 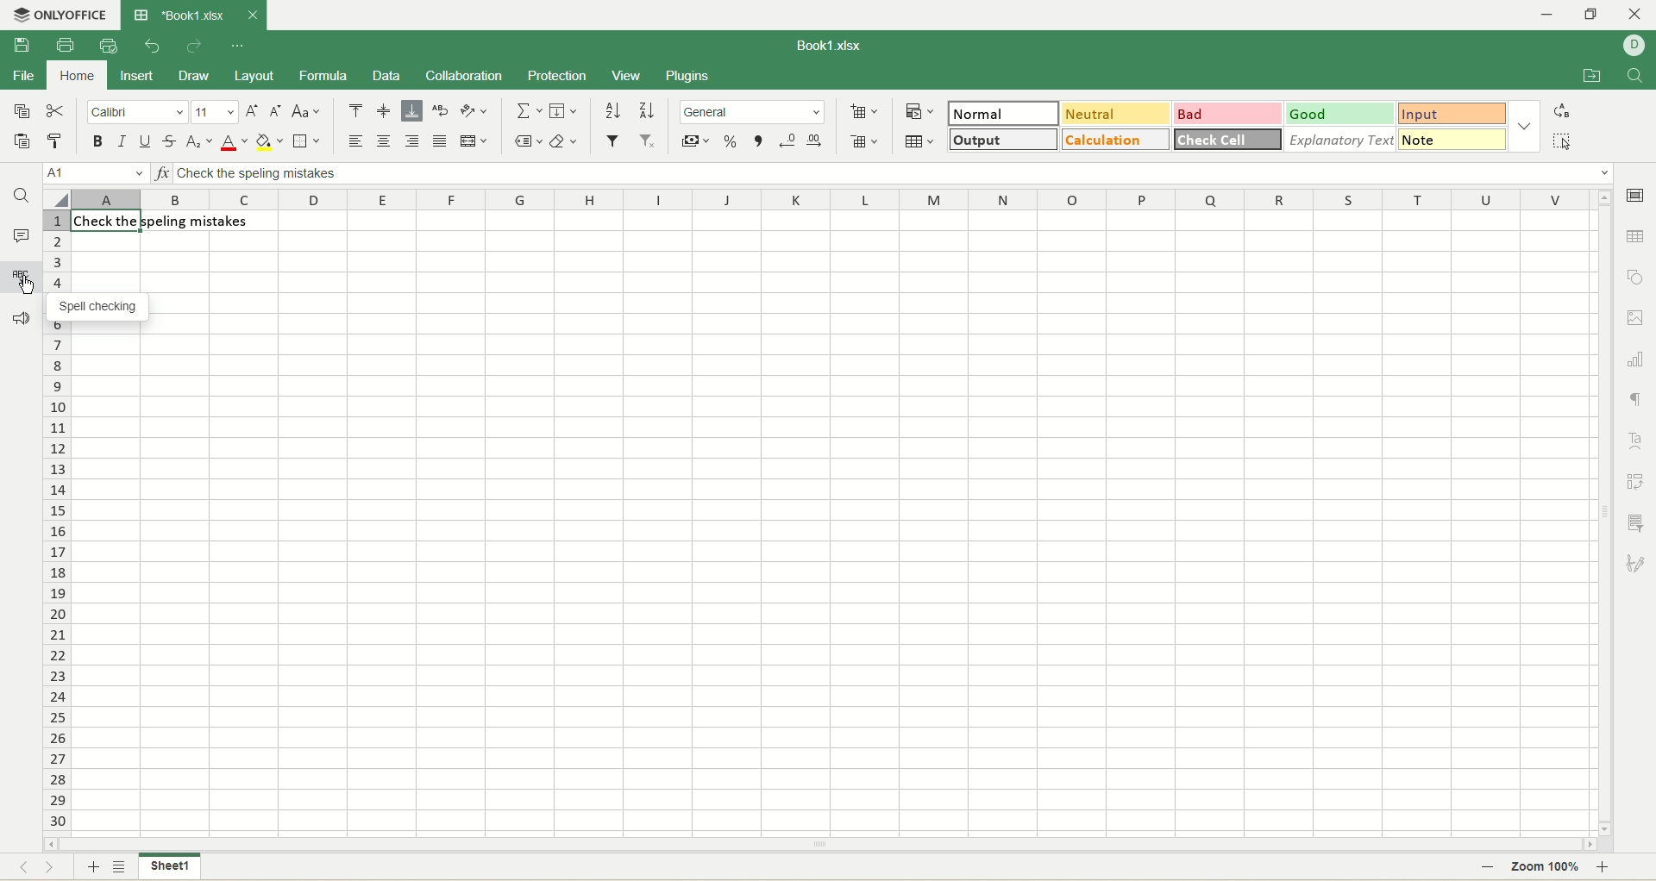 I want to click on text art settings, so click(x=1637, y=441).